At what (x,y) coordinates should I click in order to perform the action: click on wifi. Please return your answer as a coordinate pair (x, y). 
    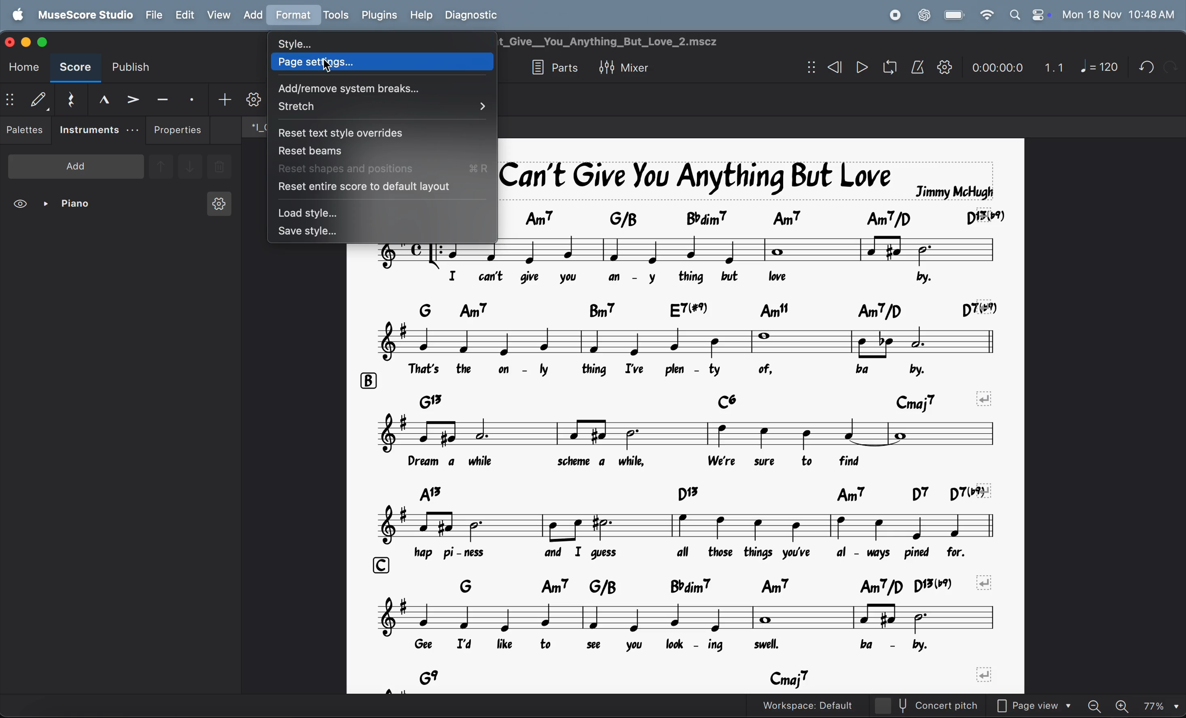
    Looking at the image, I should click on (985, 15).